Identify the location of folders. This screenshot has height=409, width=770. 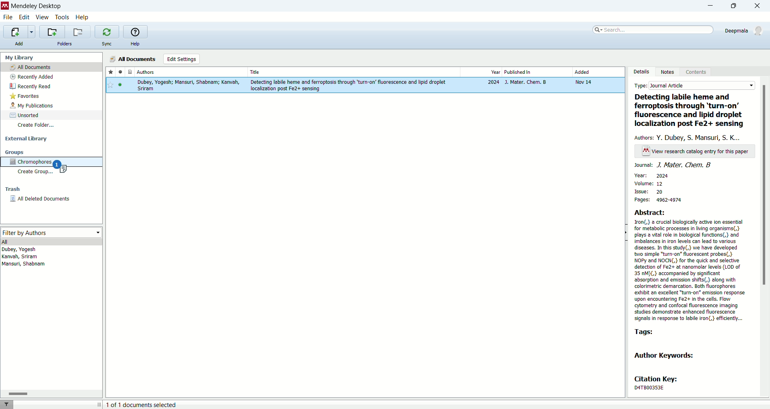
(64, 44).